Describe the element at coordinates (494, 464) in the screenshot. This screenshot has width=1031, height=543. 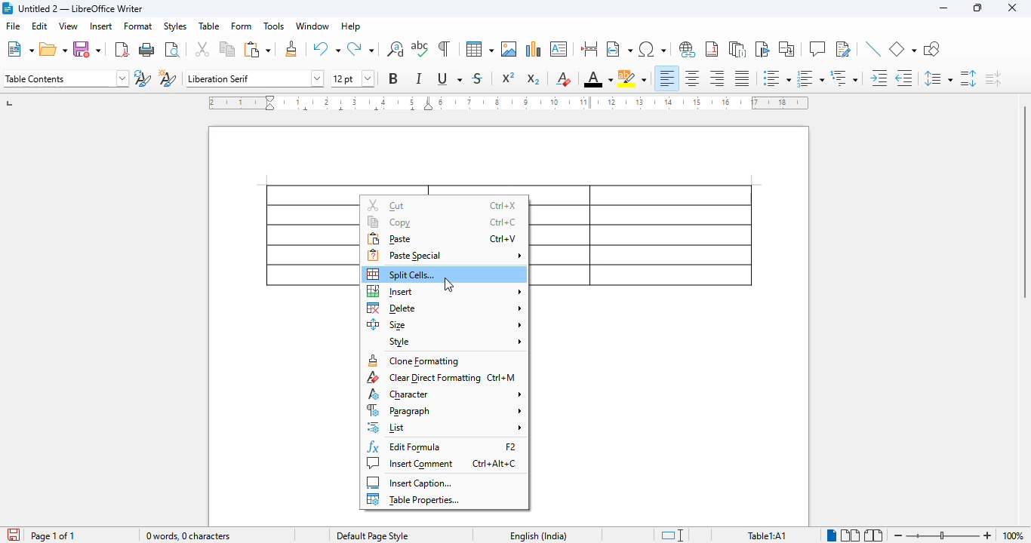
I see `shortcut for insert comment` at that location.